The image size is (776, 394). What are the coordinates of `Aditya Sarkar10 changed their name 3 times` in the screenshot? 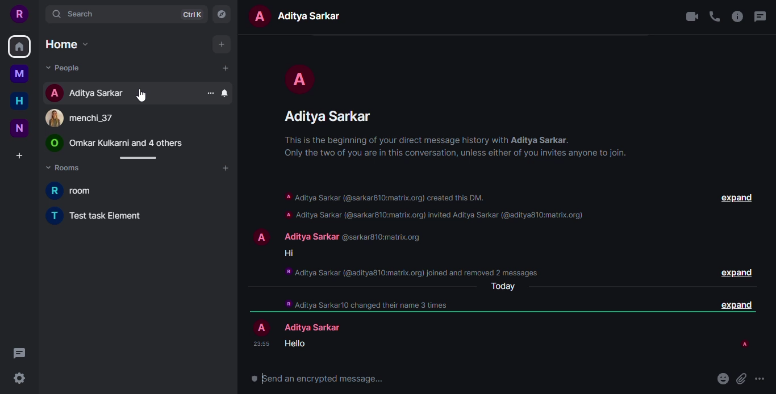 It's located at (366, 305).